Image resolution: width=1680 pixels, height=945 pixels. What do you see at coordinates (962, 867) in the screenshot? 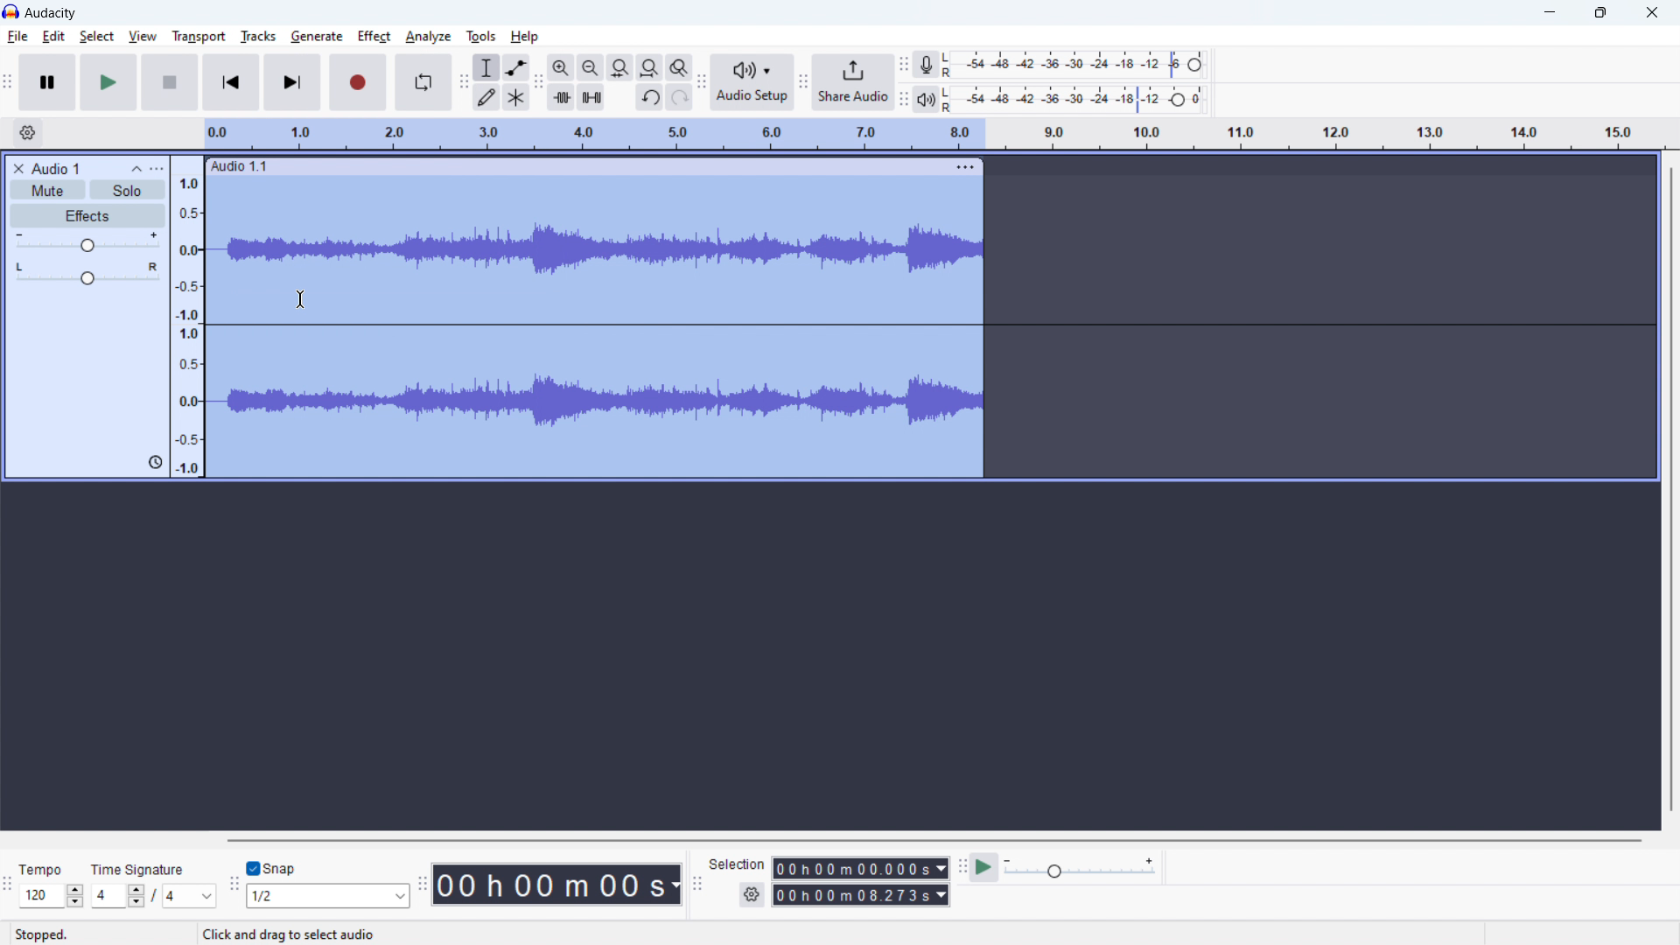
I see `play at speed toolbar` at bounding box center [962, 867].